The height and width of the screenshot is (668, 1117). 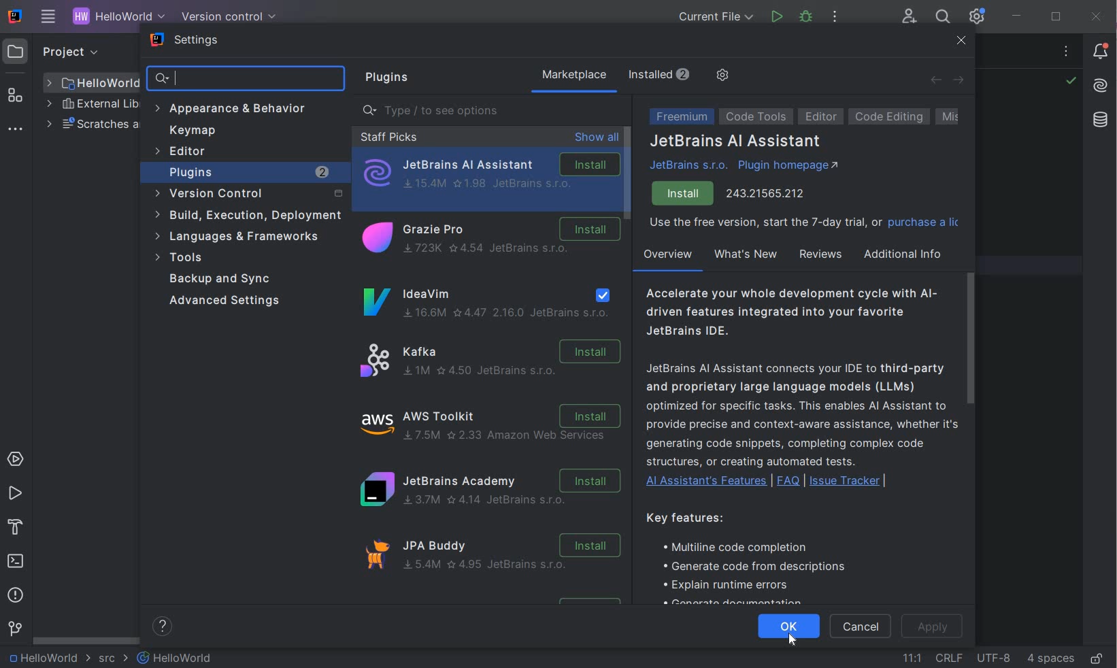 I want to click on PROJECT NAME, so click(x=116, y=18).